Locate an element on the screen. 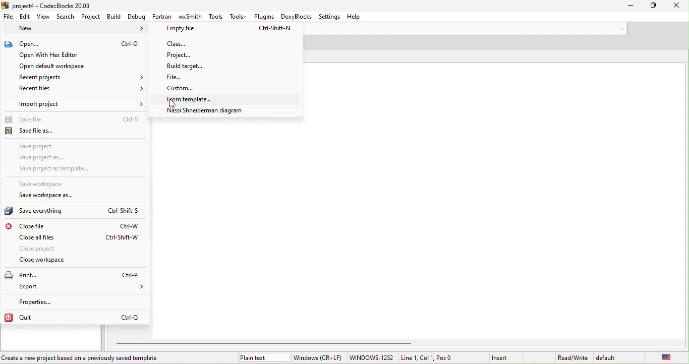  united state is located at coordinates (659, 357).